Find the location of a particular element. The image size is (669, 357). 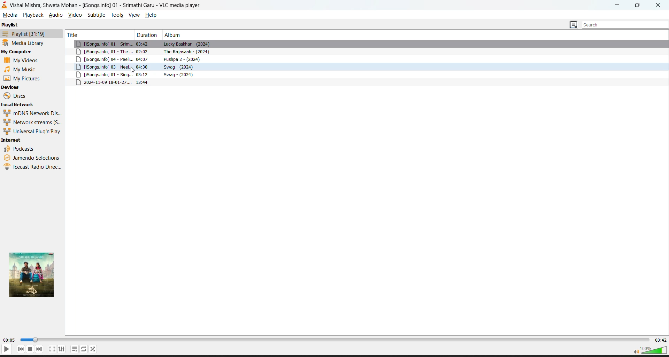

metadata is located at coordinates (368, 82).